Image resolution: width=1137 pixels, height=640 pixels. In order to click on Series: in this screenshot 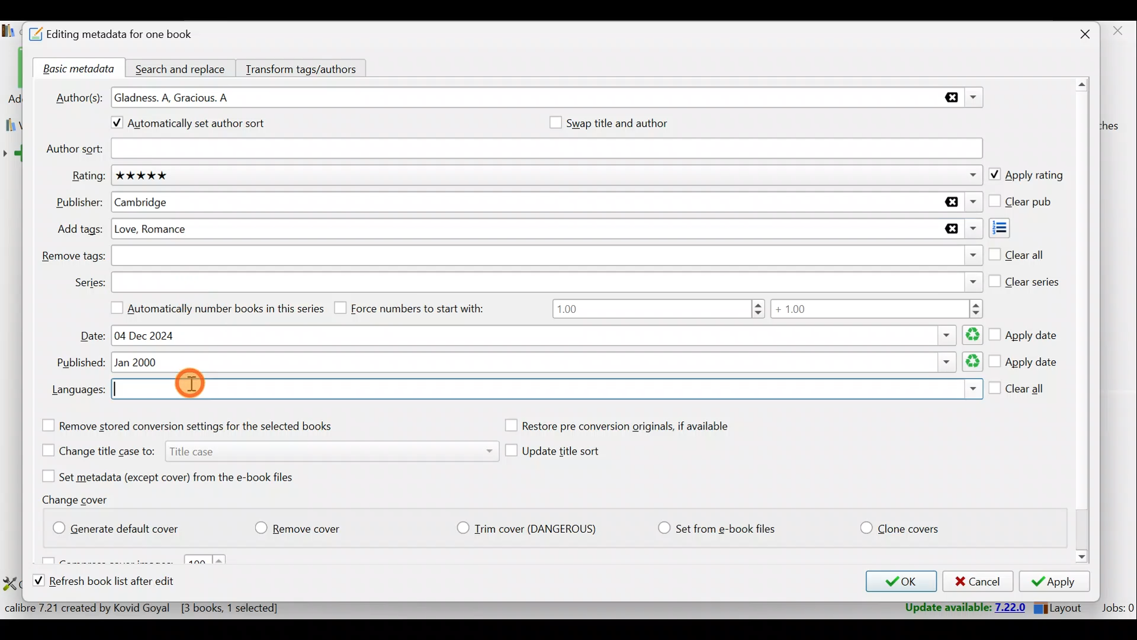, I will do `click(89, 283)`.